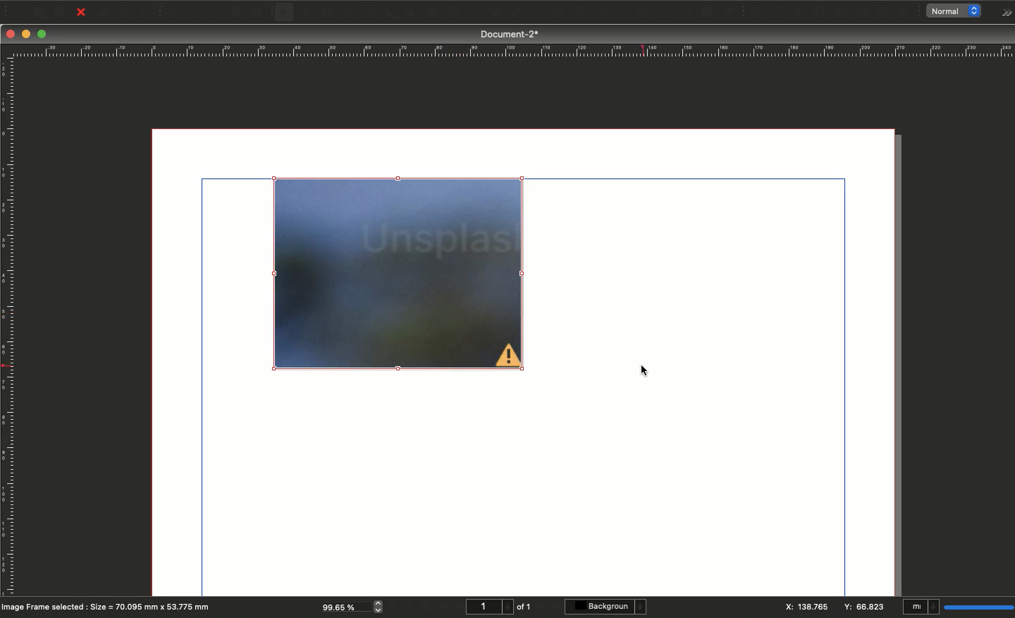  Describe the element at coordinates (513, 13) in the screenshot. I see `Freehand line` at that location.